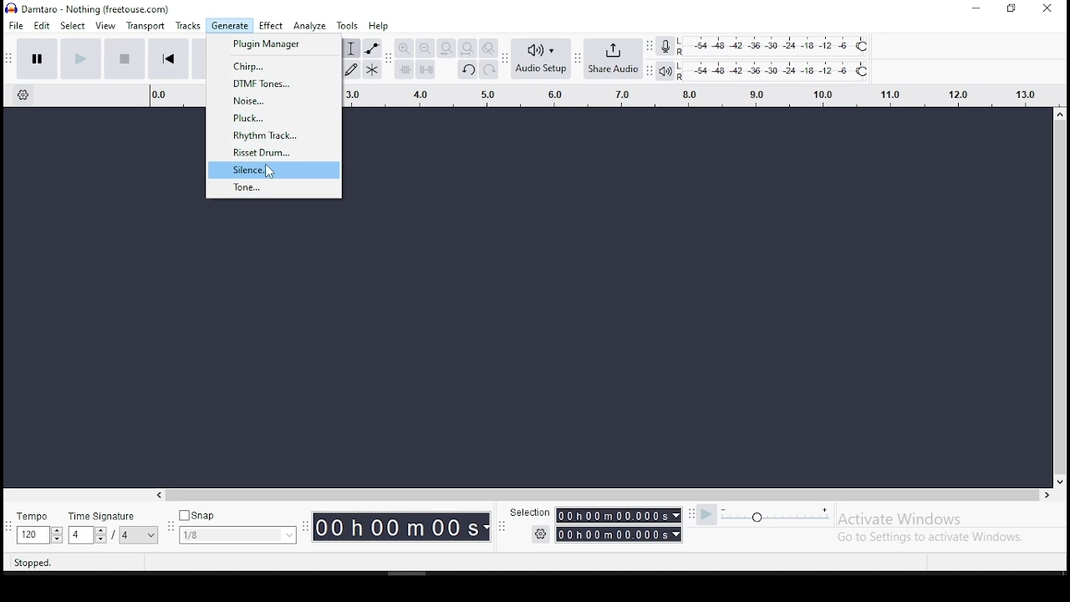 This screenshot has width=1070, height=602. What do you see at coordinates (541, 59) in the screenshot?
I see `audio setup` at bounding box center [541, 59].